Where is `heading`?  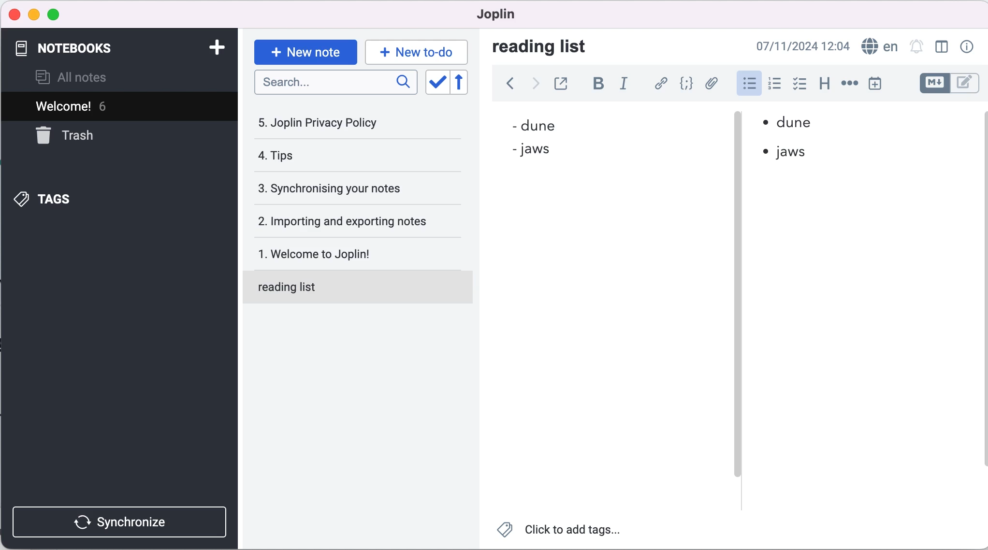 heading is located at coordinates (825, 86).